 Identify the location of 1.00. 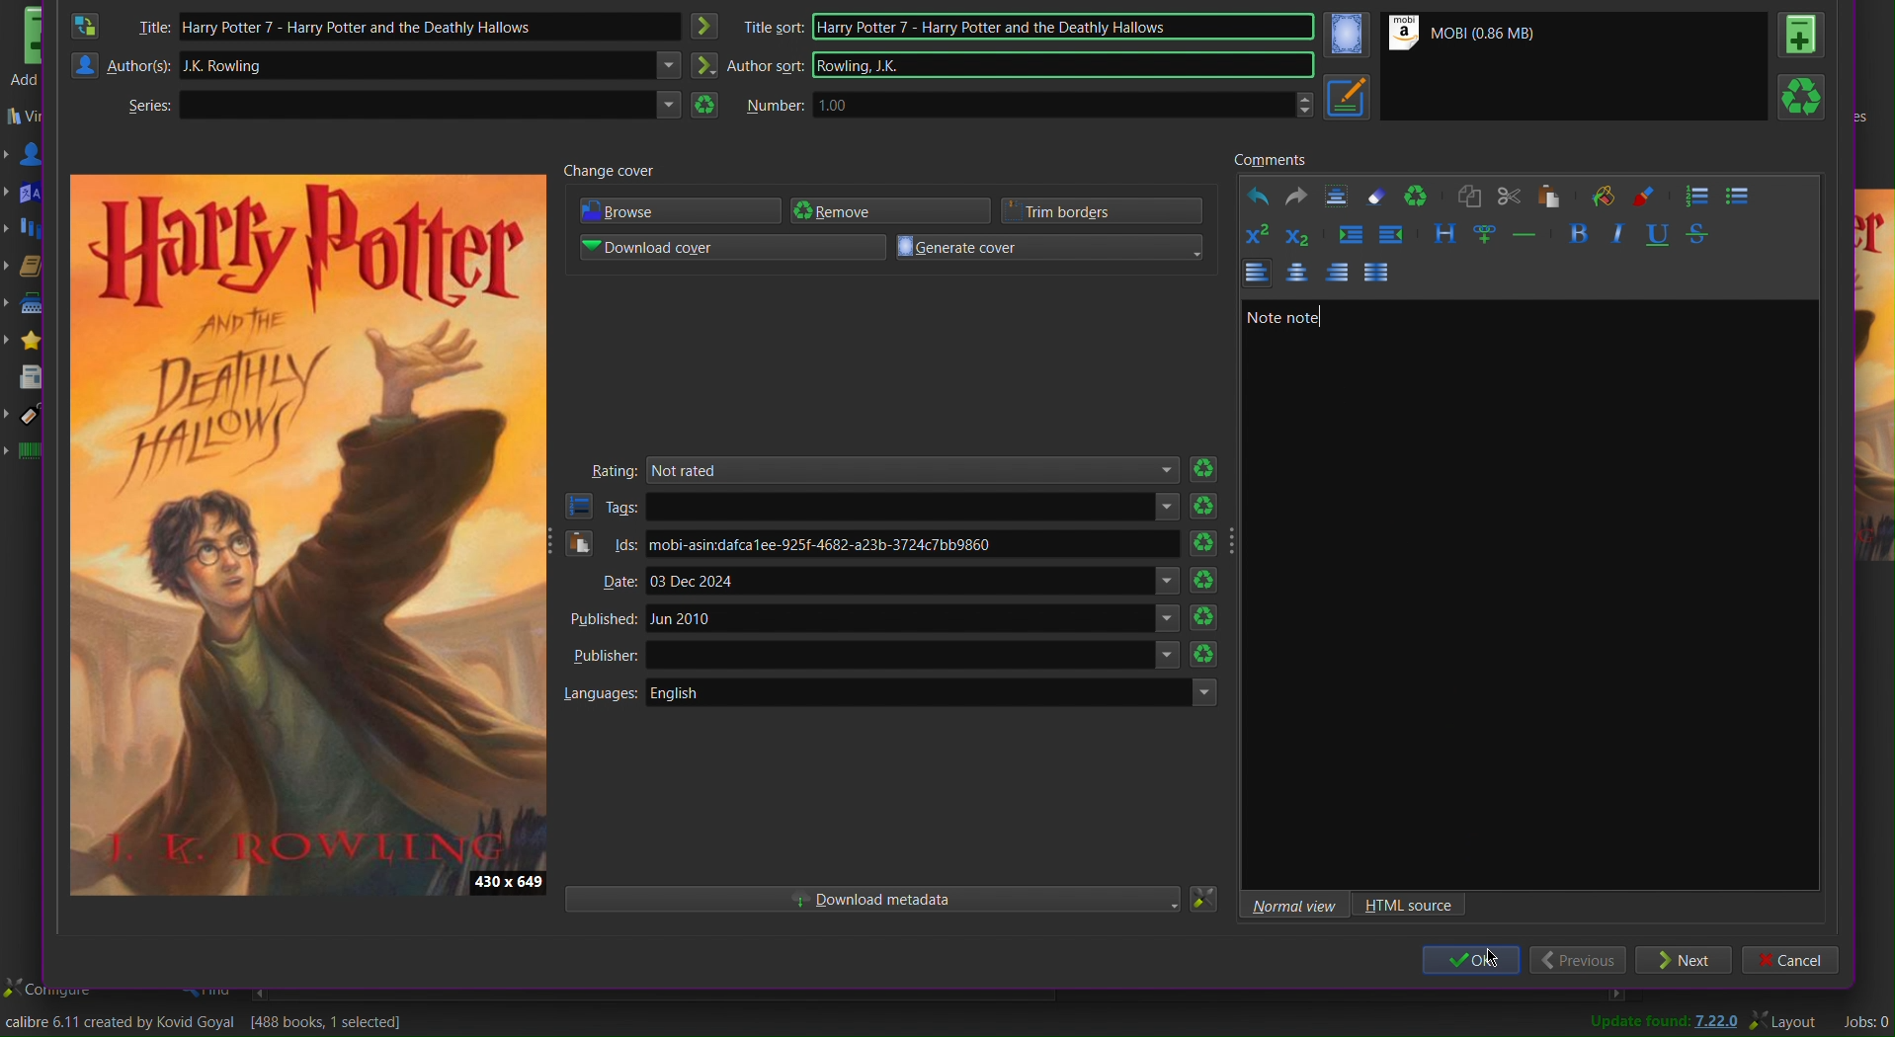
(1065, 105).